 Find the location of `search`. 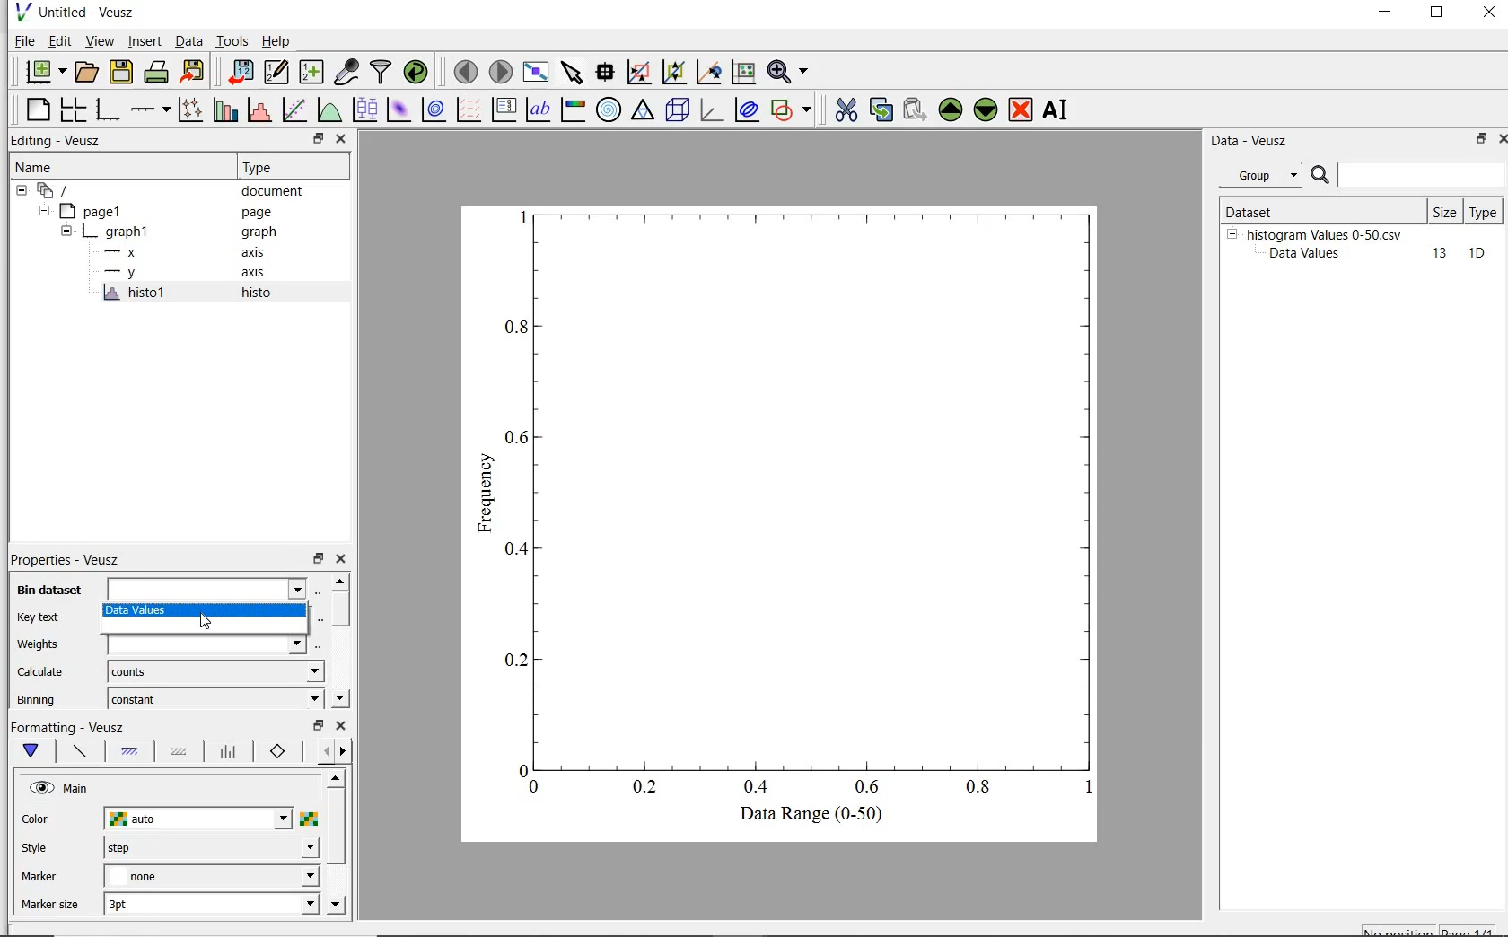

search is located at coordinates (1321, 176).